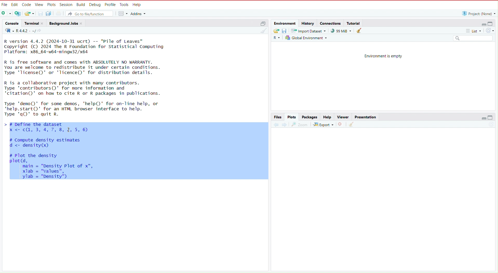  What do you see at coordinates (323, 125) in the screenshot?
I see `export` at bounding box center [323, 125].